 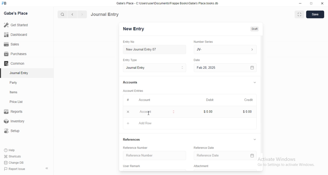 I want to click on Inventory, so click(x=15, y=122).